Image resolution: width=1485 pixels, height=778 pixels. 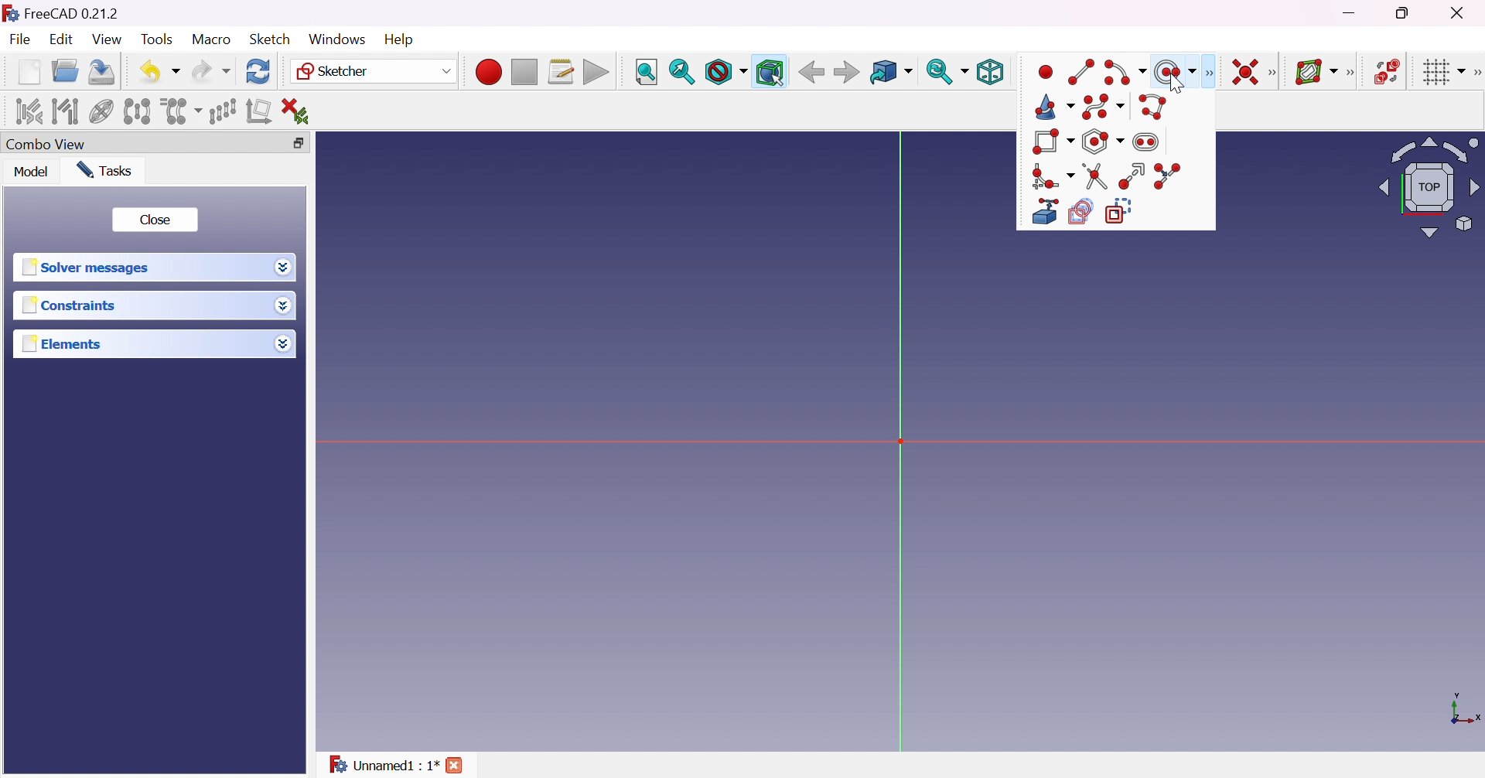 I want to click on Delete all constraints, so click(x=300, y=111).